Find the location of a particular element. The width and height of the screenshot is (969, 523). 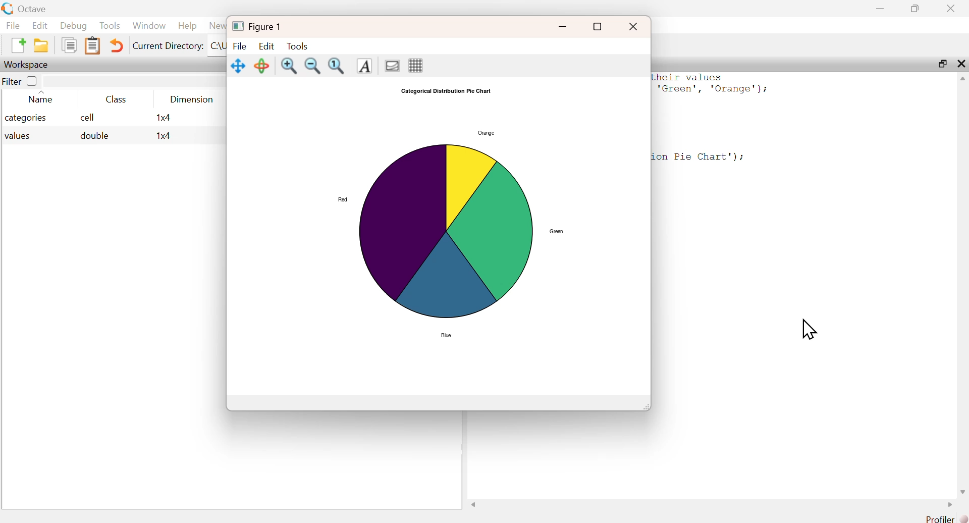

Tools is located at coordinates (298, 46).